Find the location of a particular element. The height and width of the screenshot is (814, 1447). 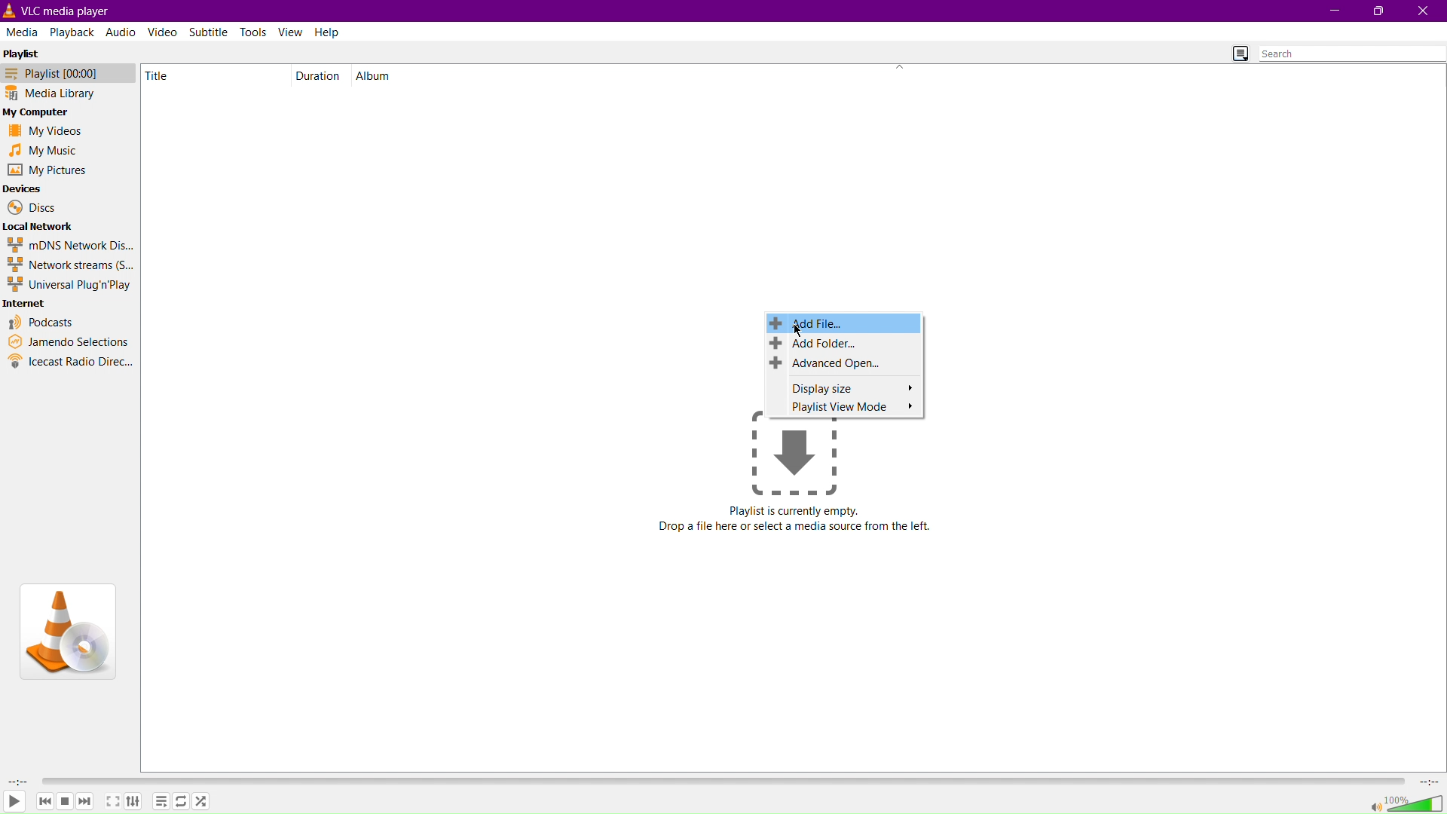

Network Streams is located at coordinates (69, 265).